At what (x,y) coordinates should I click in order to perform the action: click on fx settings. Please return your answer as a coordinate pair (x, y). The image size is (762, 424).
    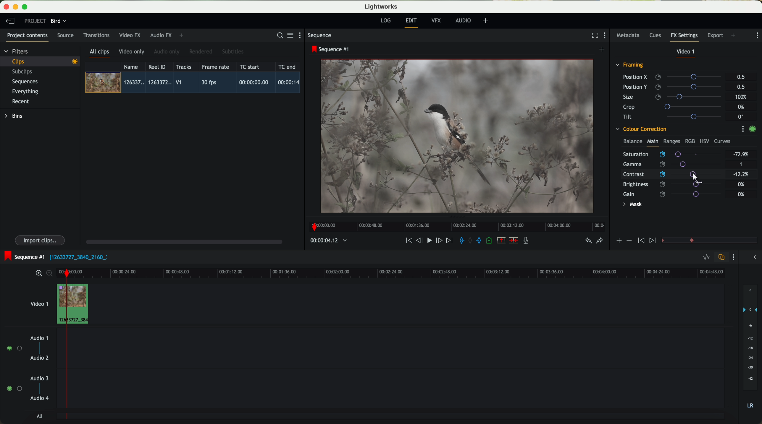
    Looking at the image, I should click on (684, 37).